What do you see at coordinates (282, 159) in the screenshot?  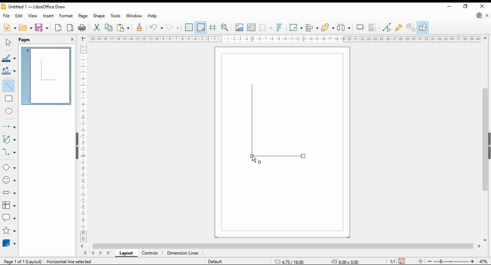 I see `line shape` at bounding box center [282, 159].